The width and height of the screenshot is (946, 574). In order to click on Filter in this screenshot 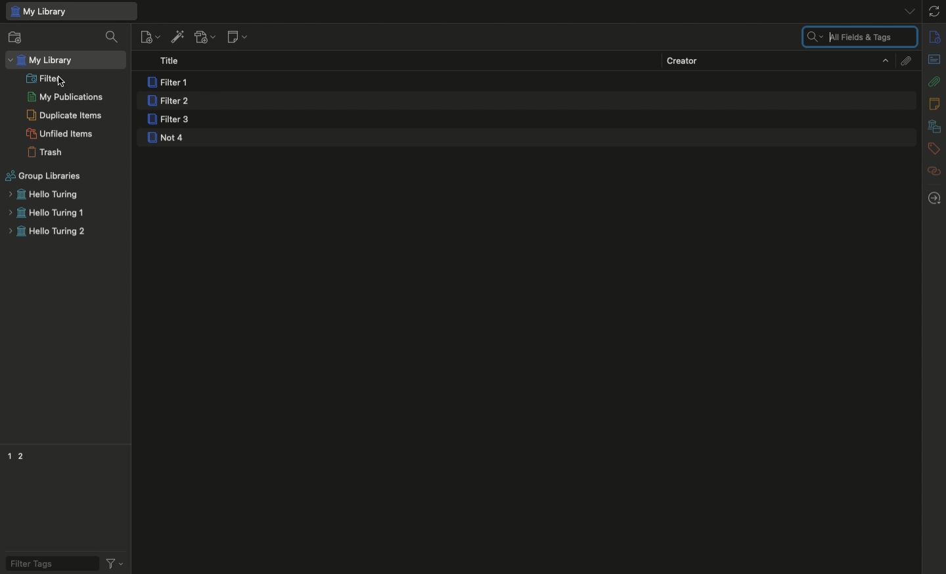, I will do `click(44, 77)`.